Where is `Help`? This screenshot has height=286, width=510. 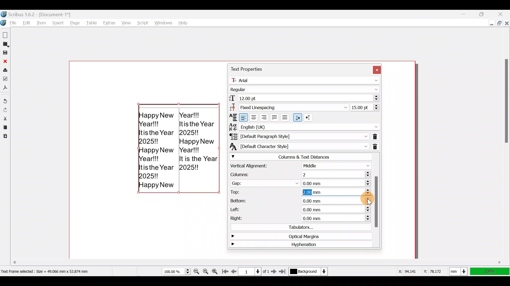 Help is located at coordinates (184, 22).